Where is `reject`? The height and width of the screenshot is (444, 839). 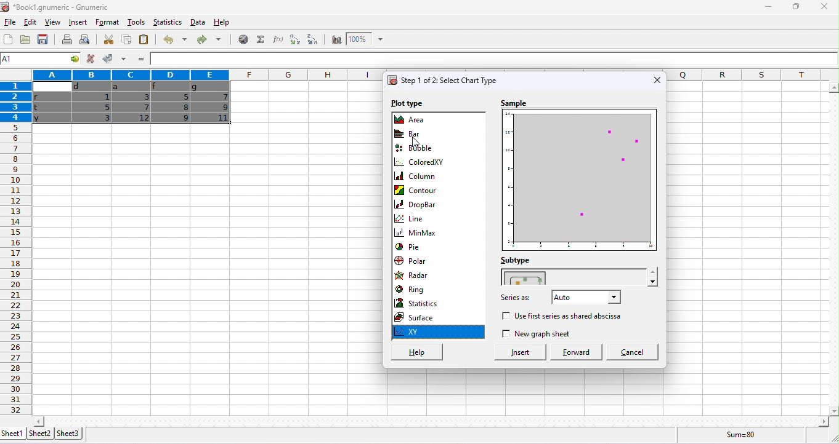 reject is located at coordinates (90, 58).